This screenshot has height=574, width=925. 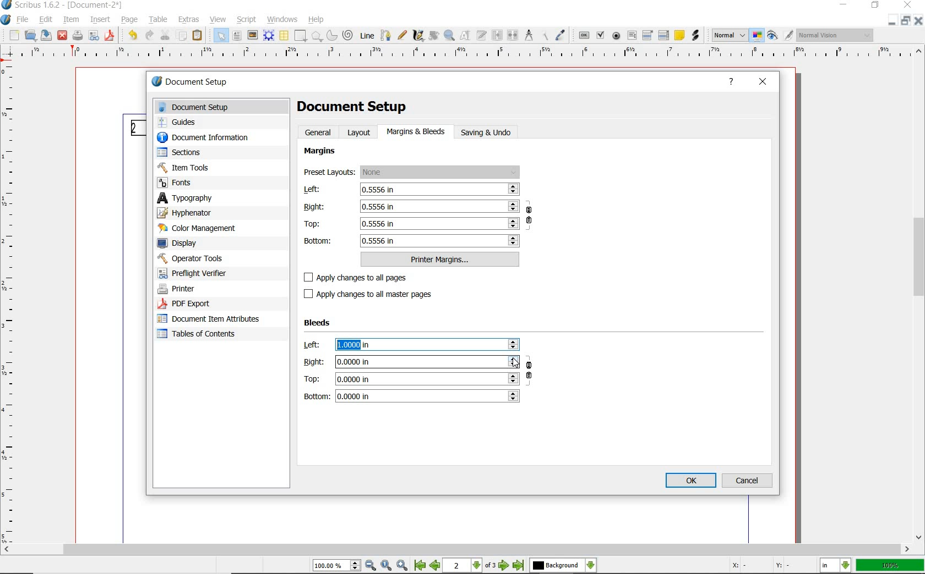 I want to click on image frame, so click(x=252, y=36).